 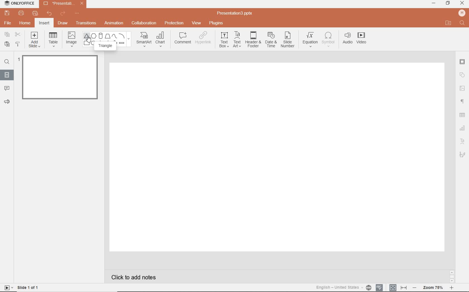 I want to click on TABLE, so click(x=53, y=40).